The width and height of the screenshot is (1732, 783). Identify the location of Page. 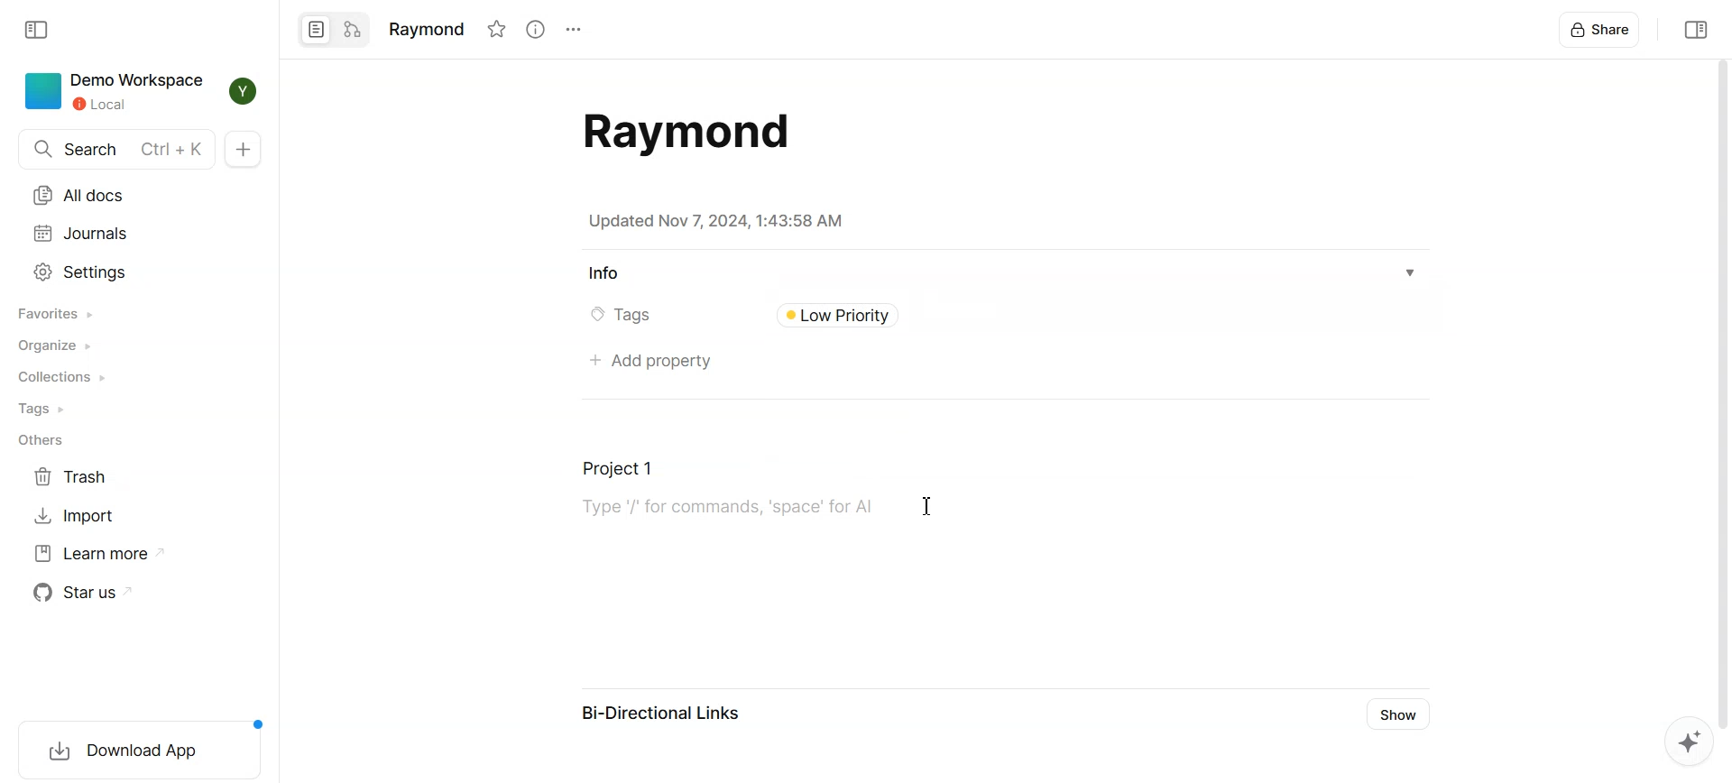
(315, 30).